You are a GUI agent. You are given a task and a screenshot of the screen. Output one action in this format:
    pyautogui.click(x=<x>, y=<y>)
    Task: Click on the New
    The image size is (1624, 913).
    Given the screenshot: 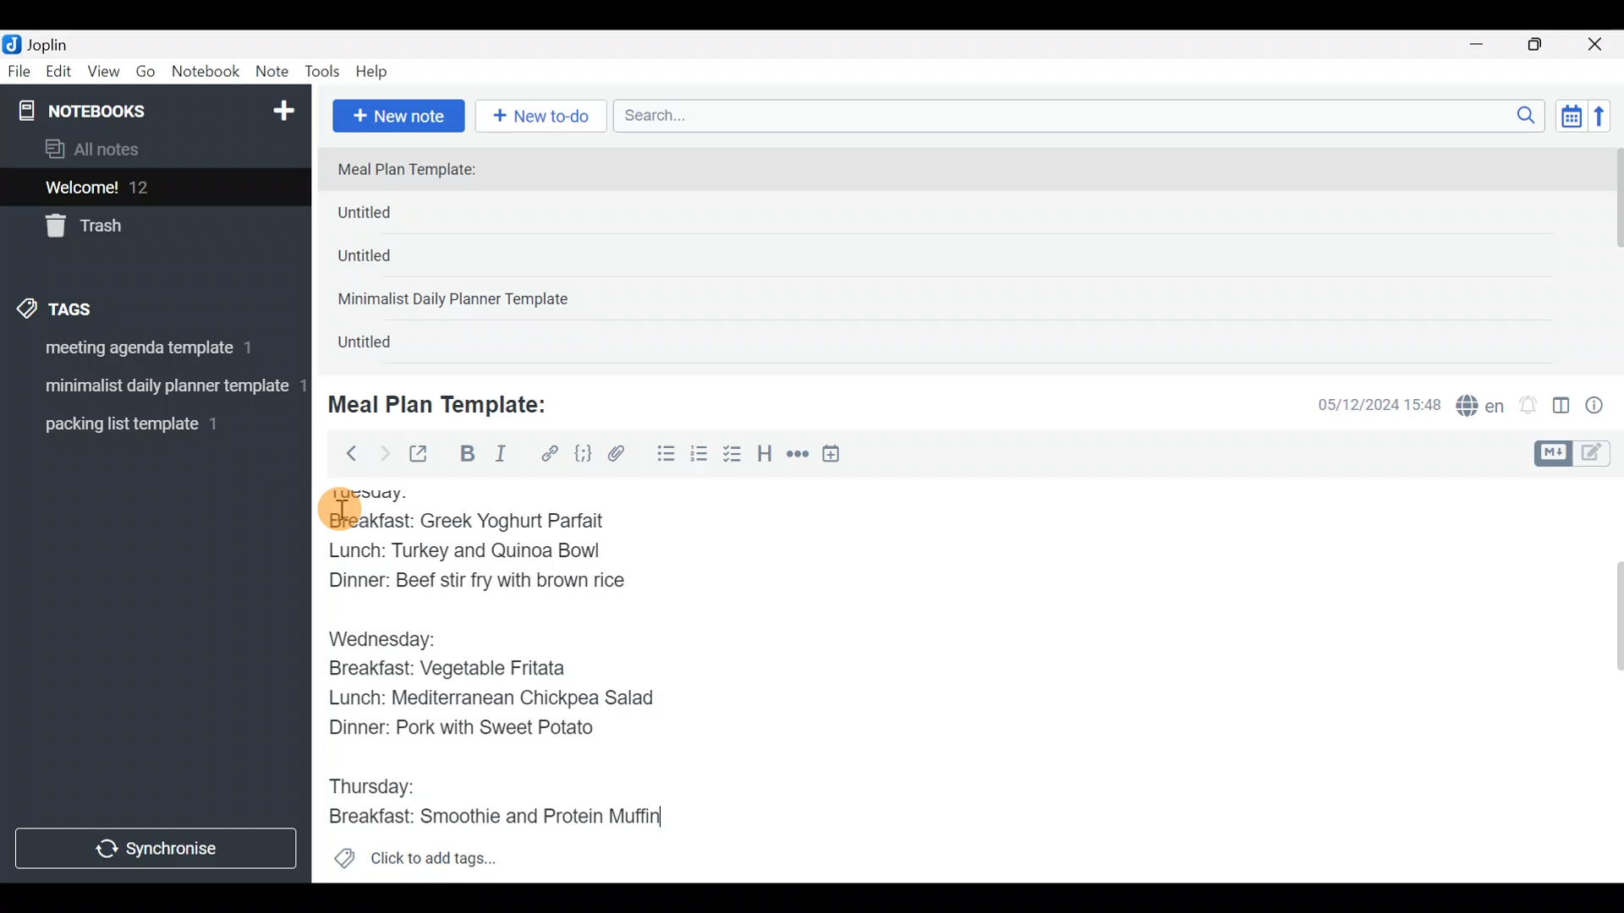 What is the action you would take?
    pyautogui.click(x=283, y=107)
    